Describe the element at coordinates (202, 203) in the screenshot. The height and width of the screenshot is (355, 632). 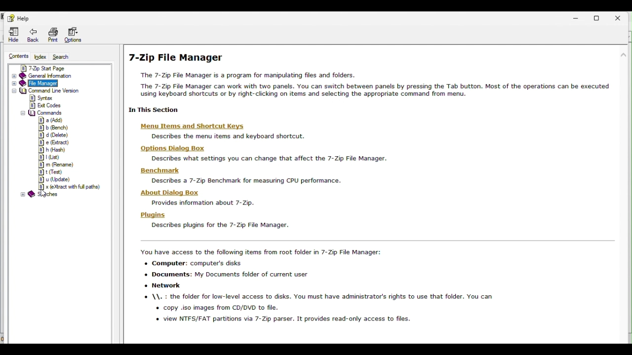
I see `Provides information about 7-Zip.` at that location.